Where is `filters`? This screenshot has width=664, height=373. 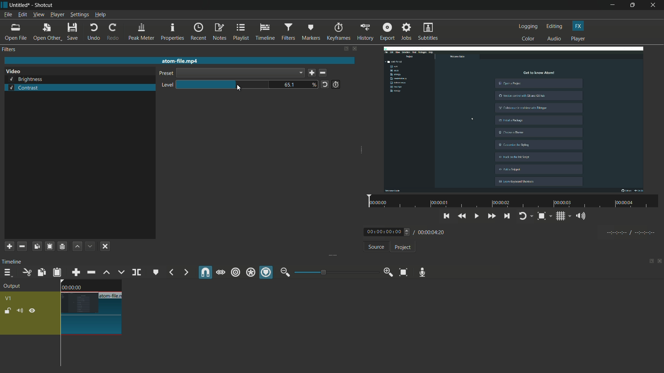
filters is located at coordinates (288, 32).